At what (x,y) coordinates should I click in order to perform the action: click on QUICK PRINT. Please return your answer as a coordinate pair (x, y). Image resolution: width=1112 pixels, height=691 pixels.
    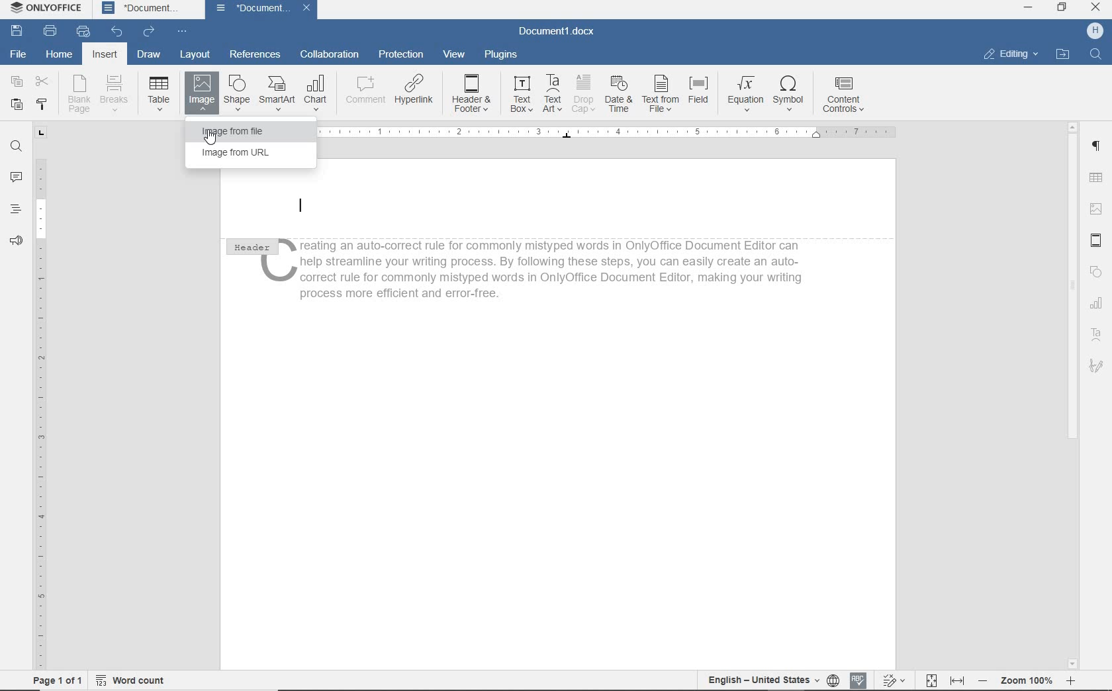
    Looking at the image, I should click on (83, 29).